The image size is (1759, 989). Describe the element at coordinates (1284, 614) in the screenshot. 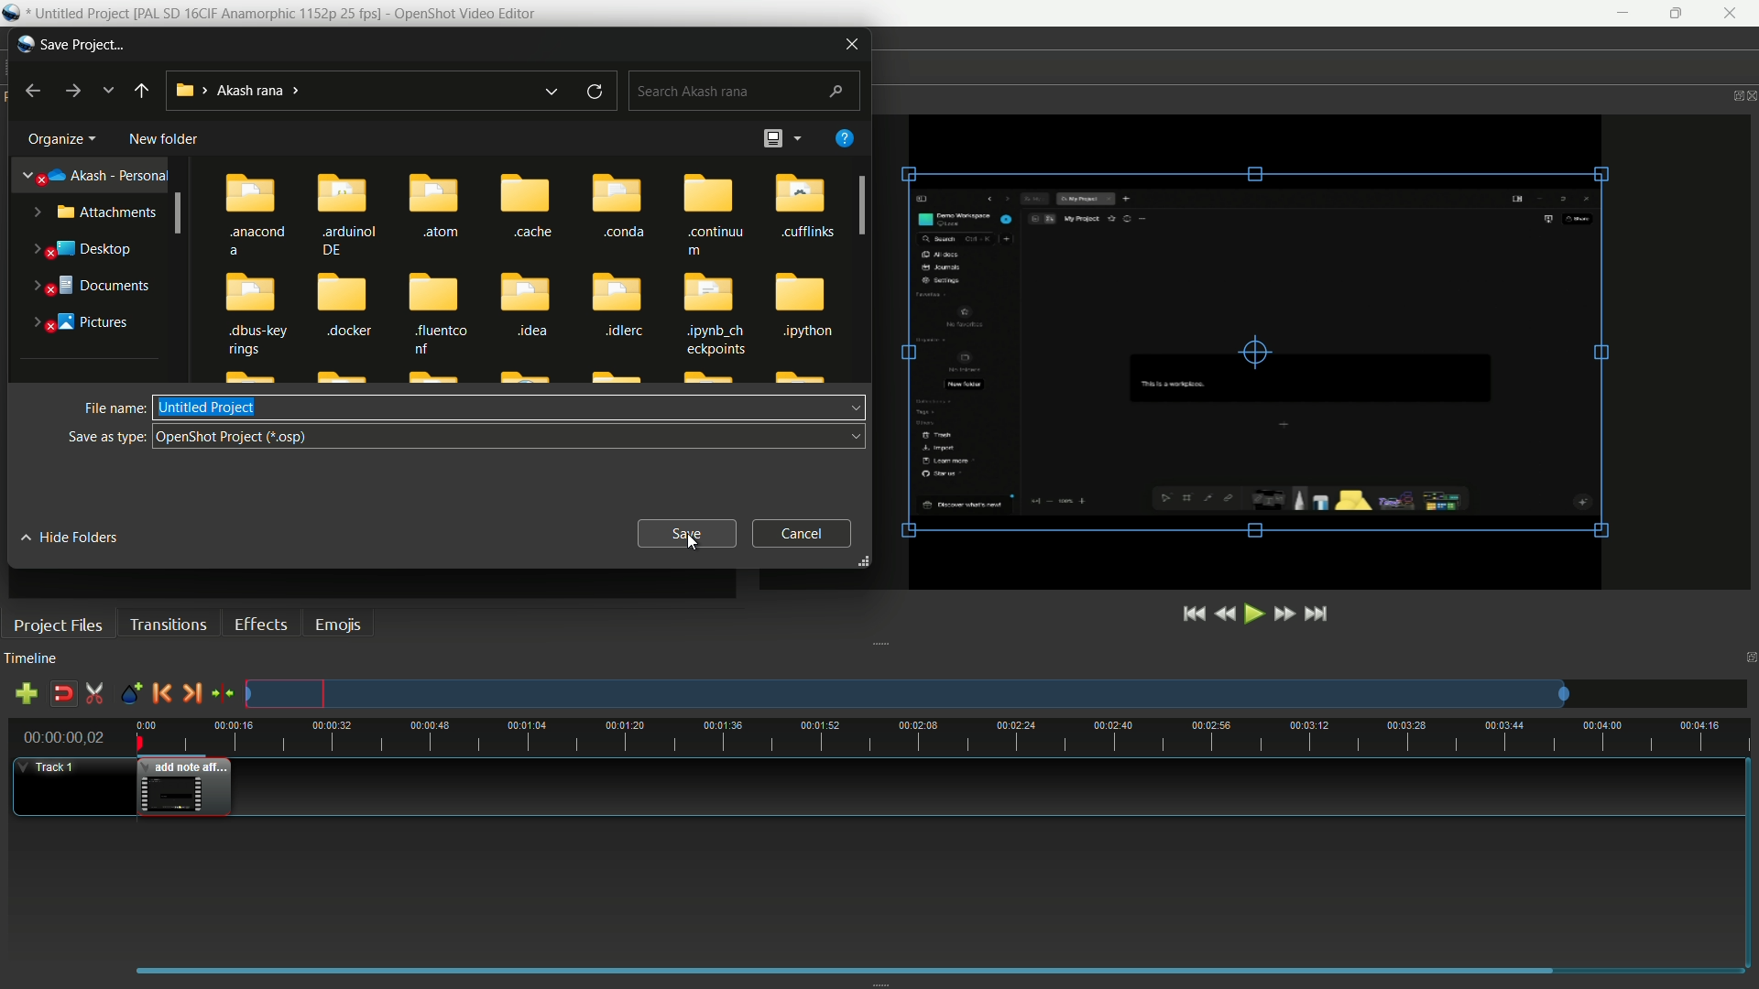

I see `fast forward` at that location.